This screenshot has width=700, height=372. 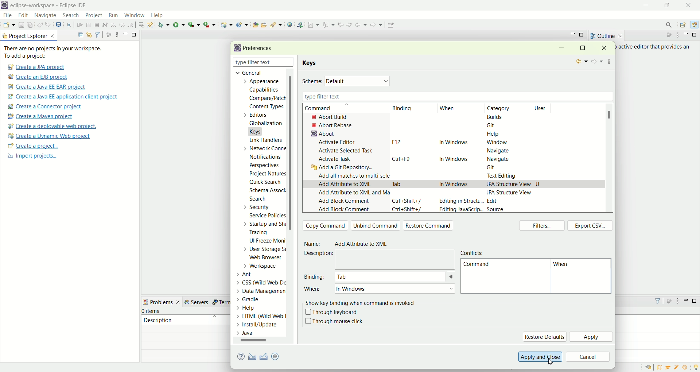 What do you see at coordinates (496, 151) in the screenshot?
I see `navigate` at bounding box center [496, 151].